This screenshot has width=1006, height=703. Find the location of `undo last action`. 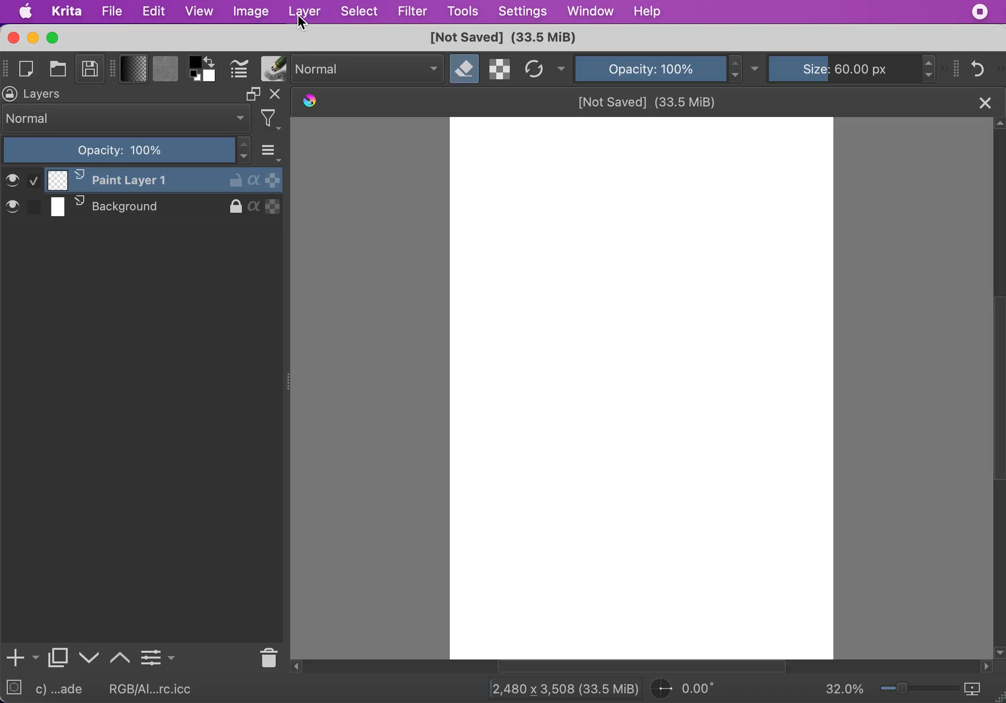

undo last action is located at coordinates (979, 68).